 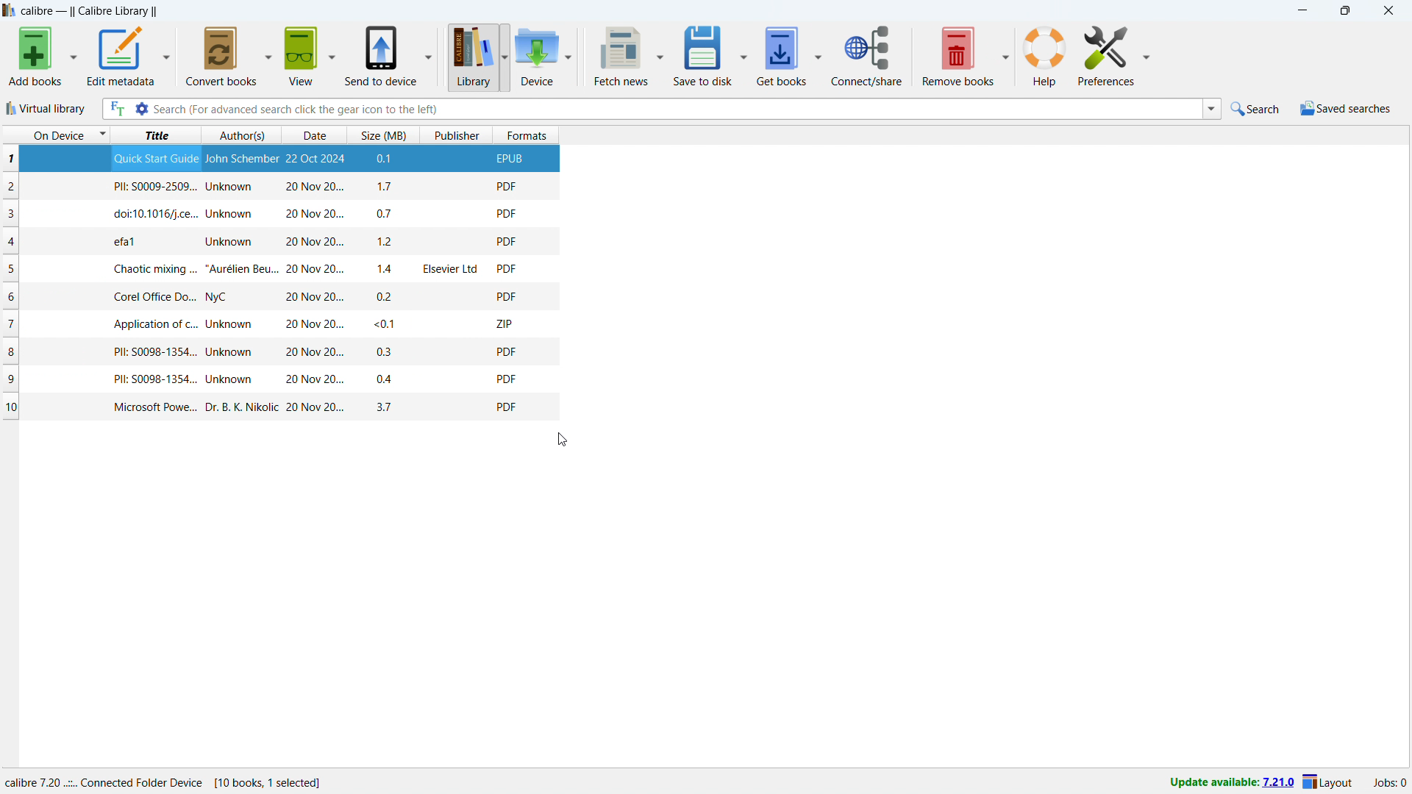 What do you see at coordinates (380, 57) in the screenshot?
I see `send to device` at bounding box center [380, 57].